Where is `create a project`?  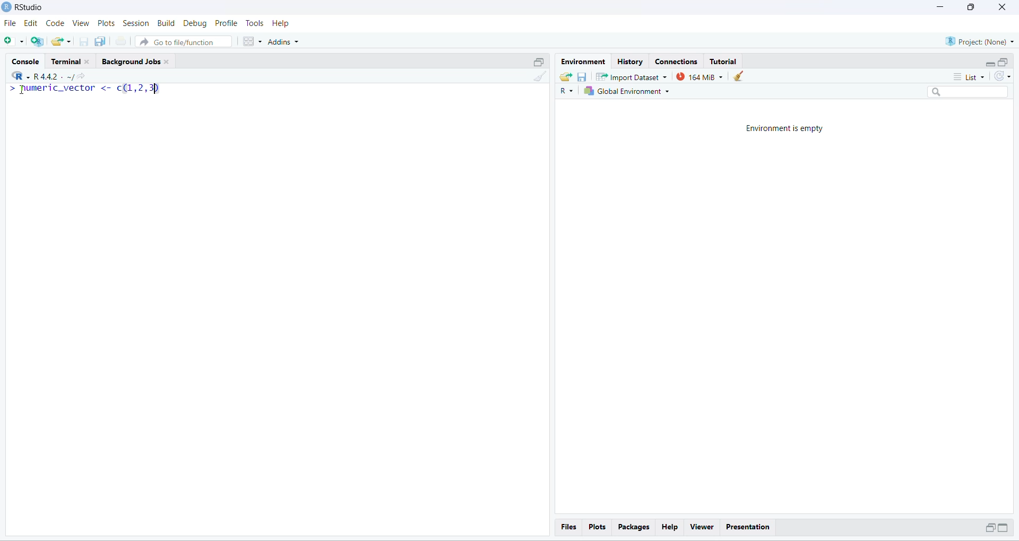 create a project is located at coordinates (37, 41).